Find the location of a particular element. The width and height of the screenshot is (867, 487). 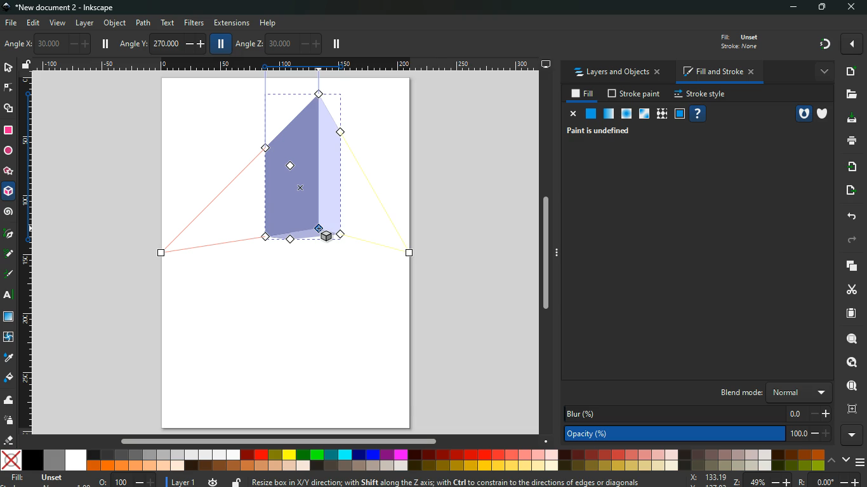

search is located at coordinates (850, 339).